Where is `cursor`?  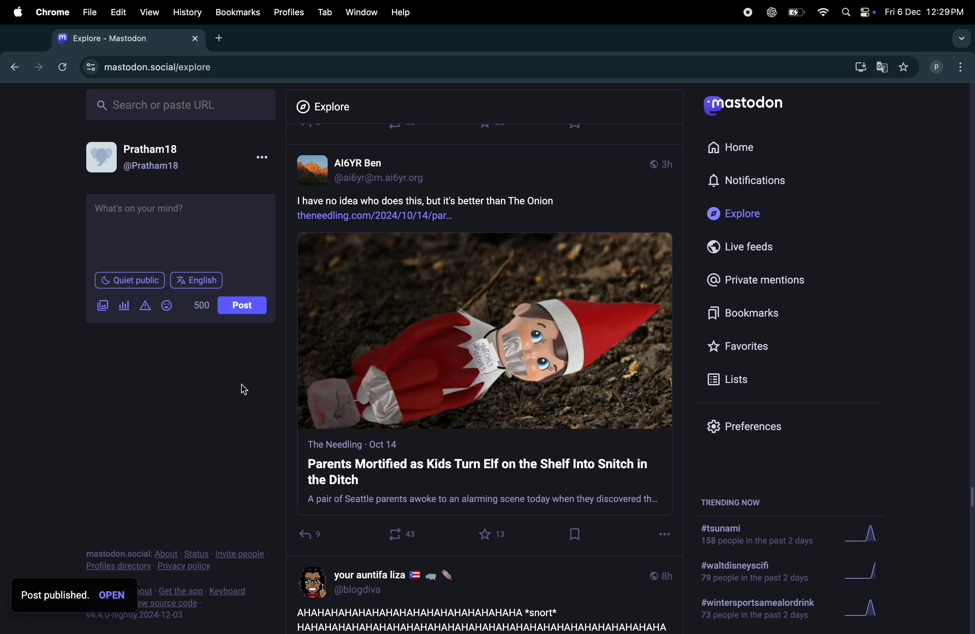 cursor is located at coordinates (248, 393).